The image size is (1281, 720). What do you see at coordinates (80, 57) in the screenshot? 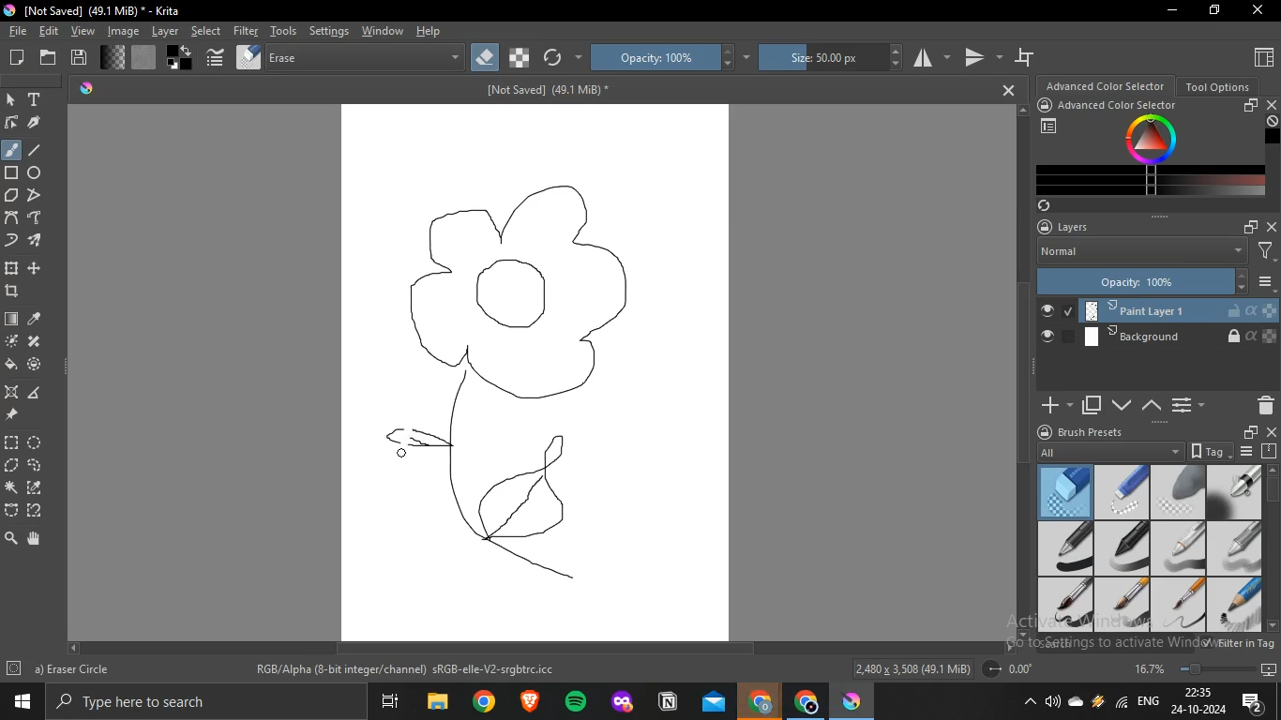
I see `save ` at bounding box center [80, 57].